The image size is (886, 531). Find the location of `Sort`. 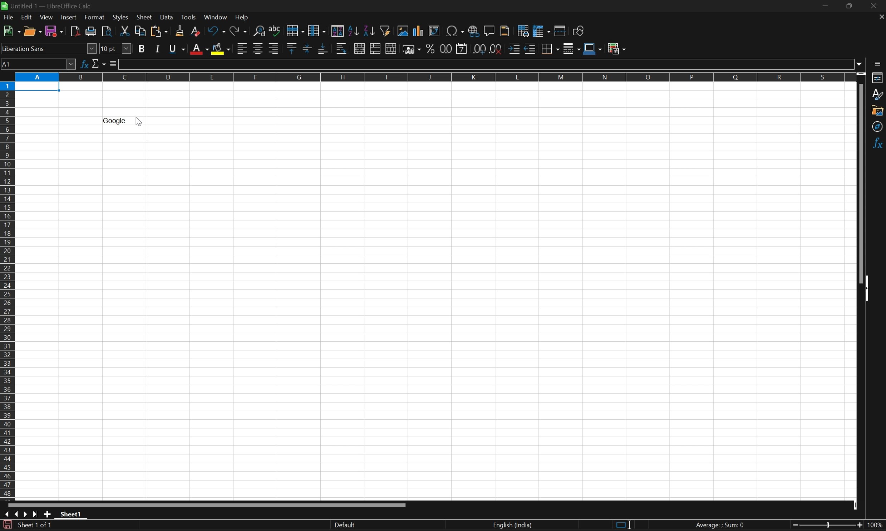

Sort is located at coordinates (337, 30).